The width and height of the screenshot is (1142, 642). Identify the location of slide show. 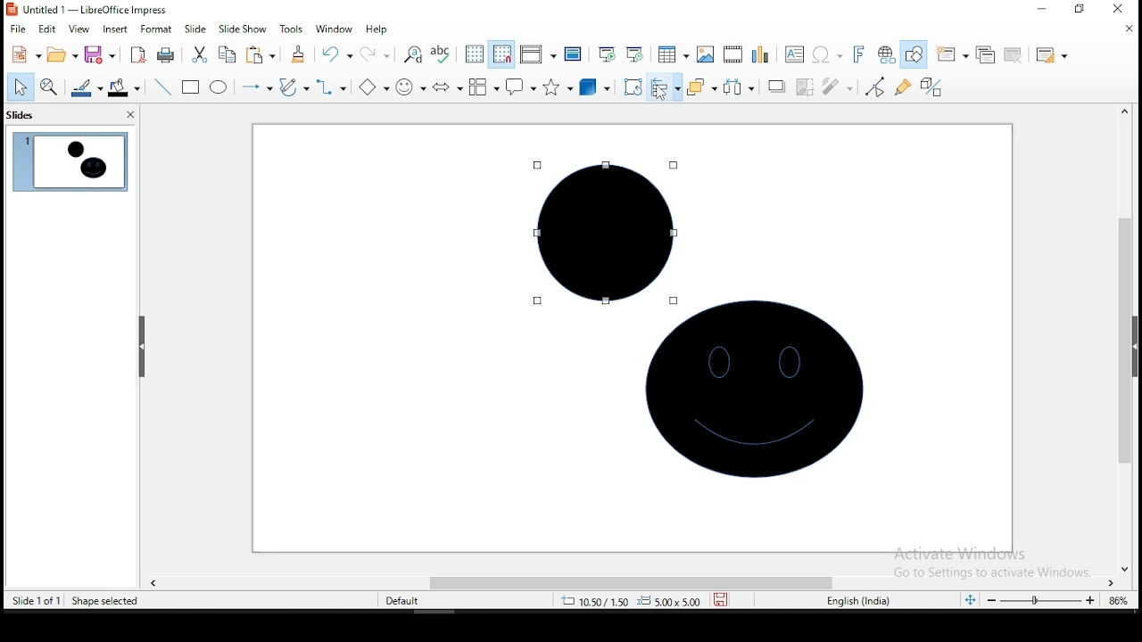
(243, 28).